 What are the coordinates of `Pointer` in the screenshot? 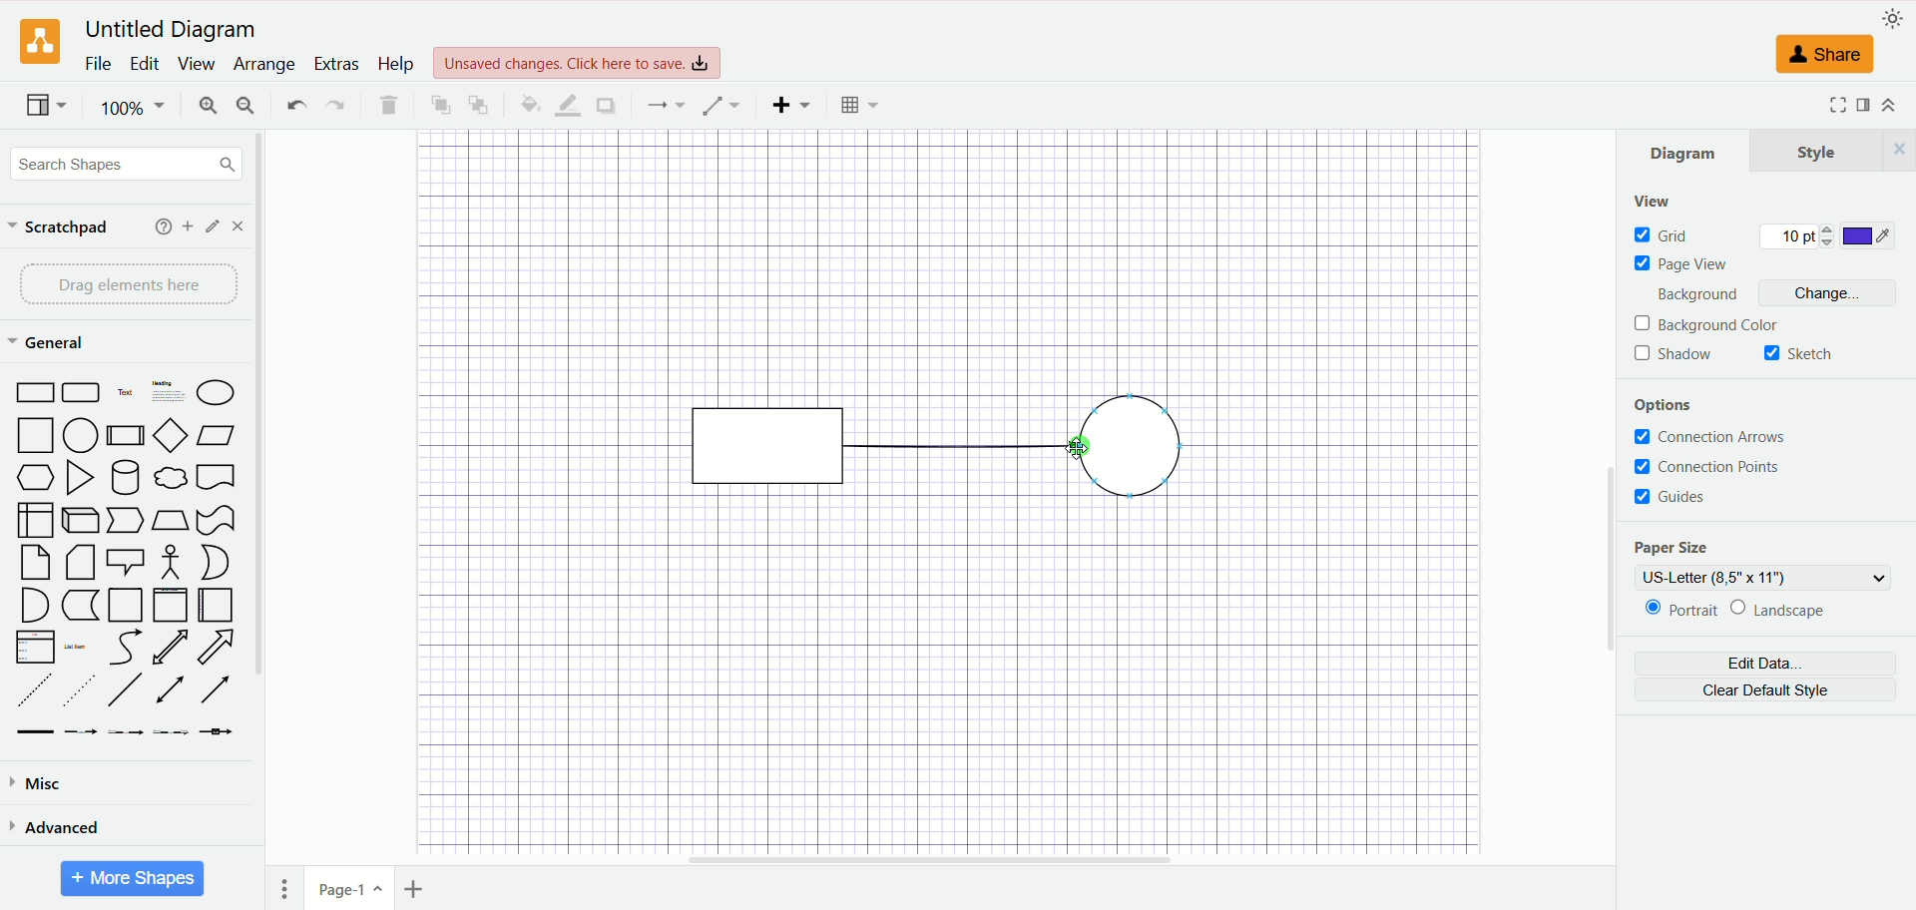 It's located at (127, 521).